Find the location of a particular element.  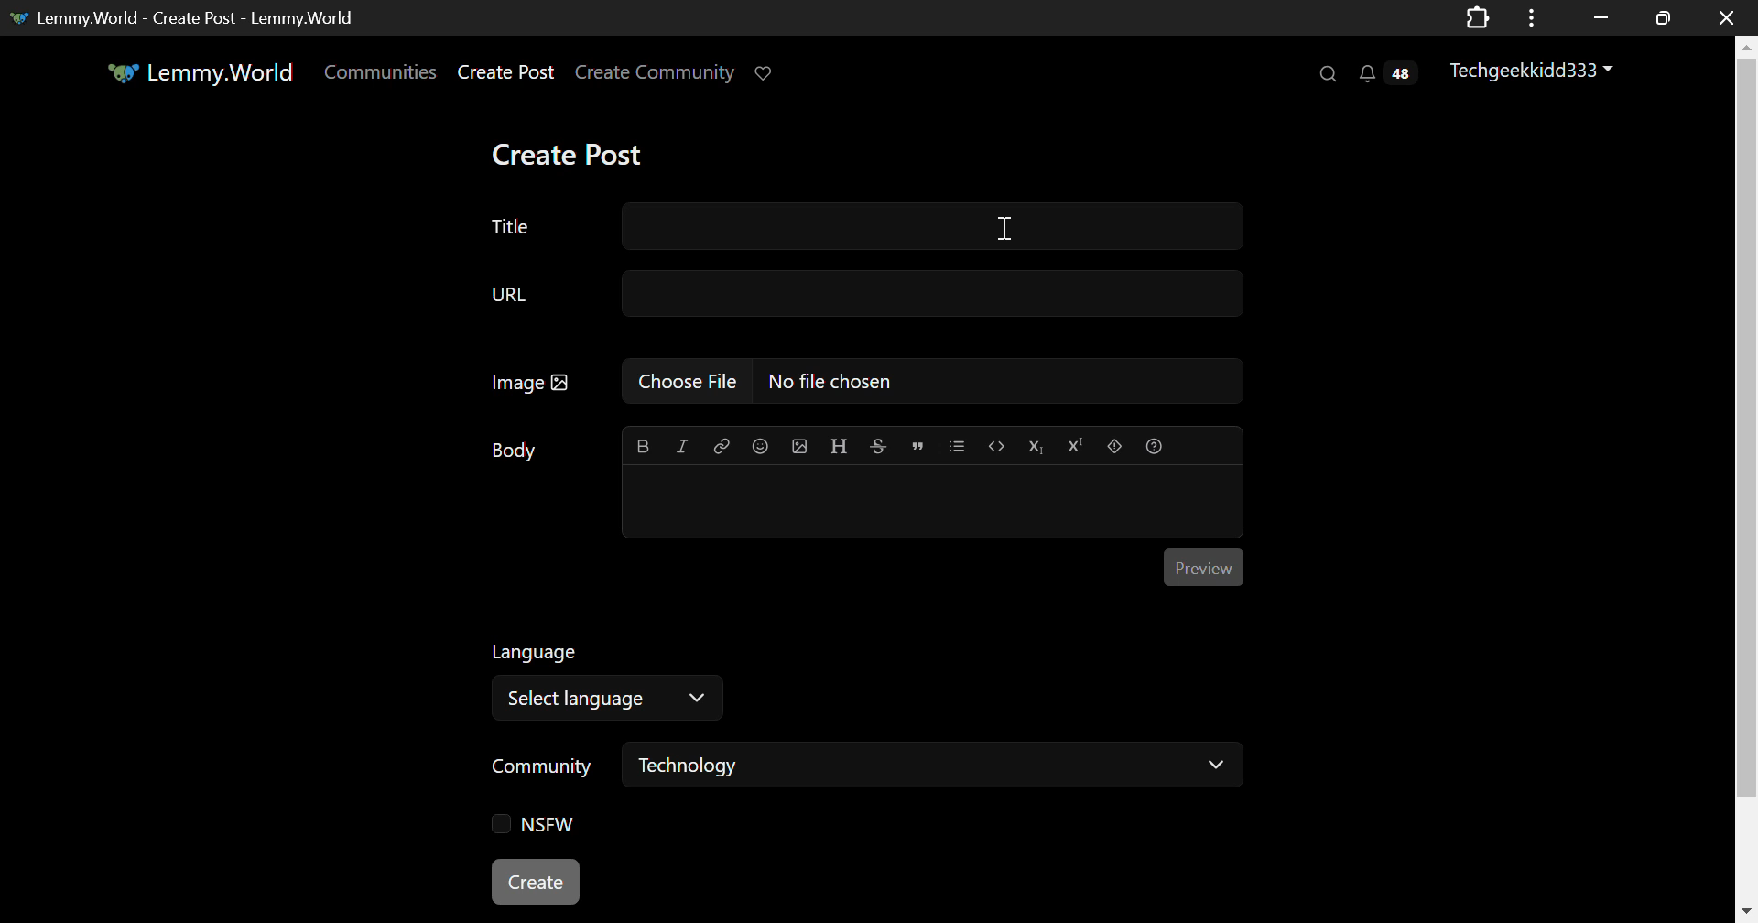

Vertical Scroll Bar is located at coordinates (1747, 479).